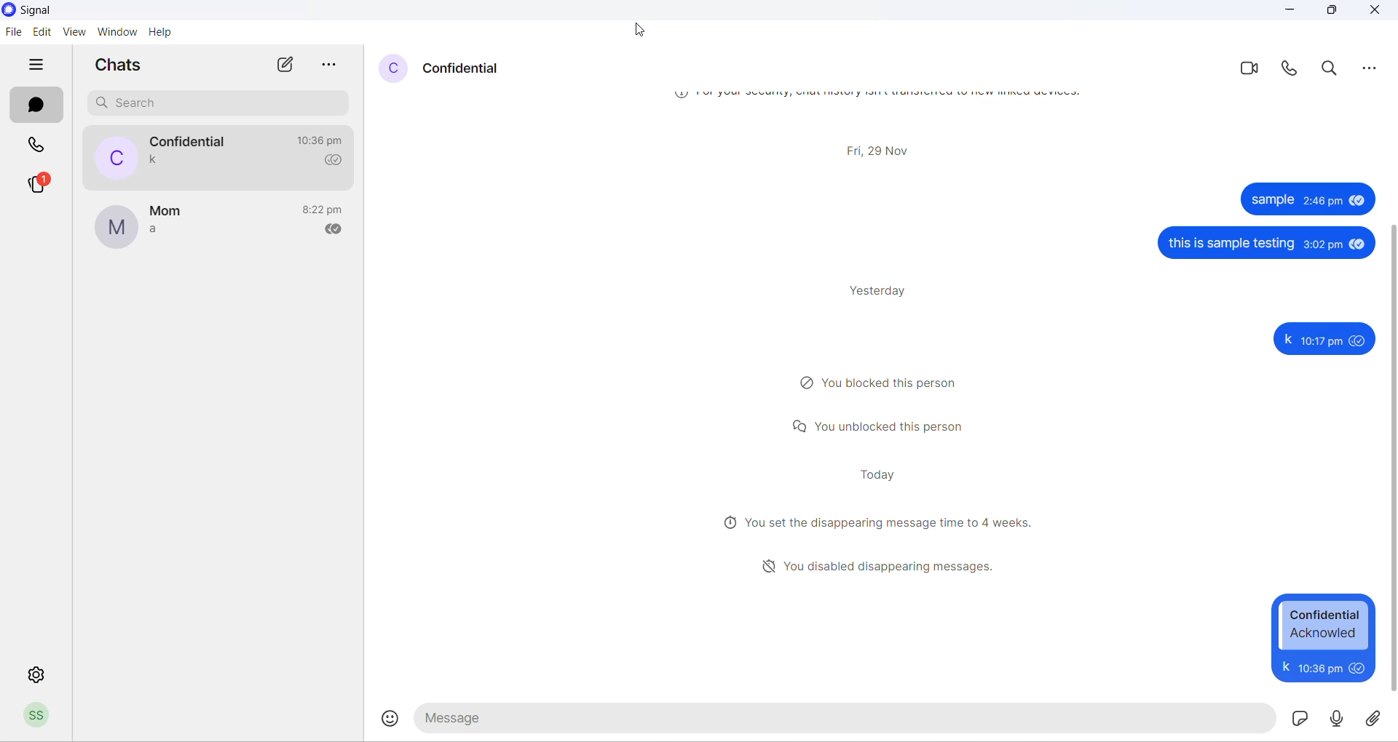 The height and width of the screenshot is (742, 1398). I want to click on disappearing message notification, so click(882, 565).